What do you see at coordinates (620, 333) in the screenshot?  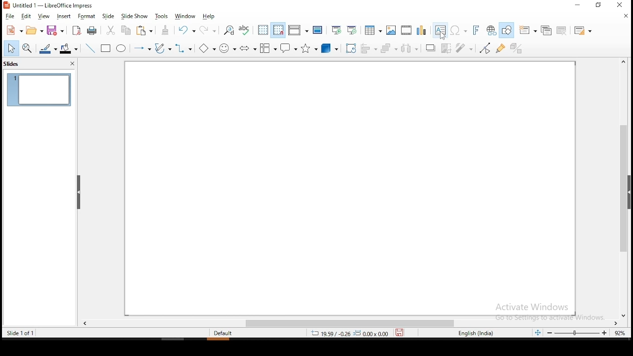 I see `zoom level` at bounding box center [620, 333].